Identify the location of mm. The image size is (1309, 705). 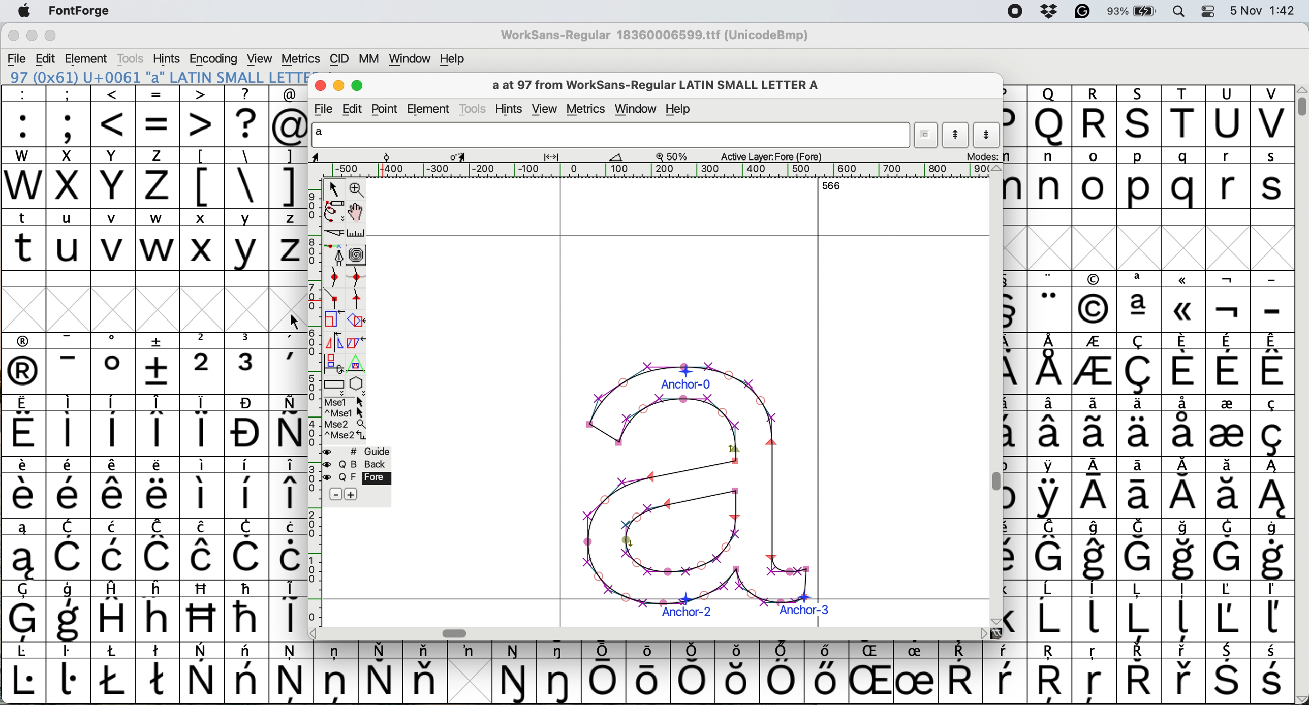
(368, 58).